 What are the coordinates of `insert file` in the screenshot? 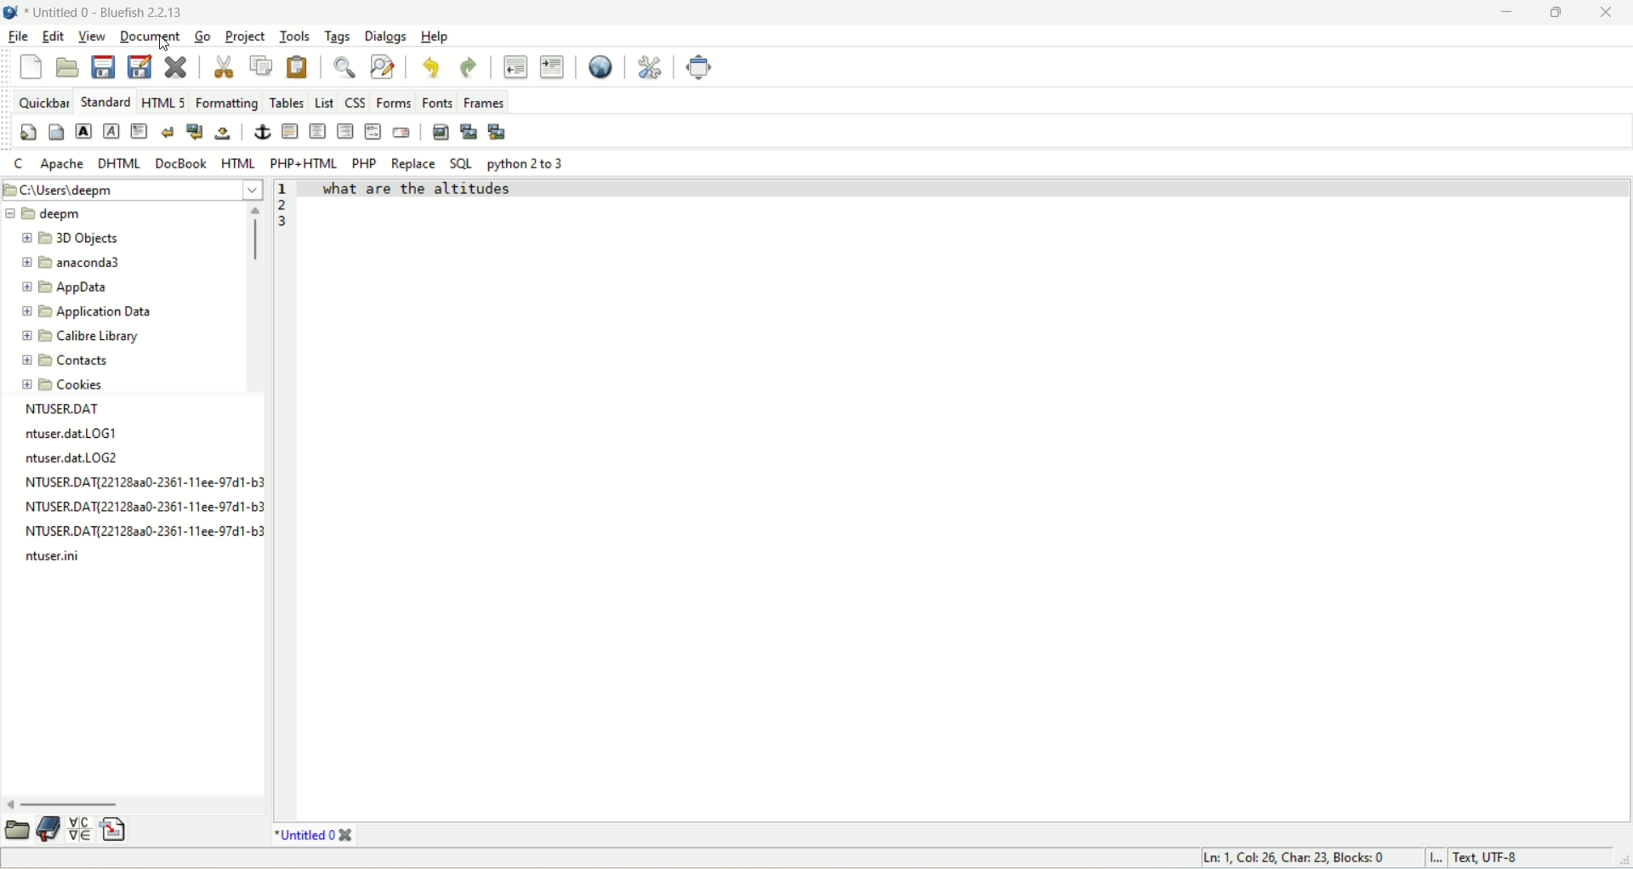 It's located at (118, 829).